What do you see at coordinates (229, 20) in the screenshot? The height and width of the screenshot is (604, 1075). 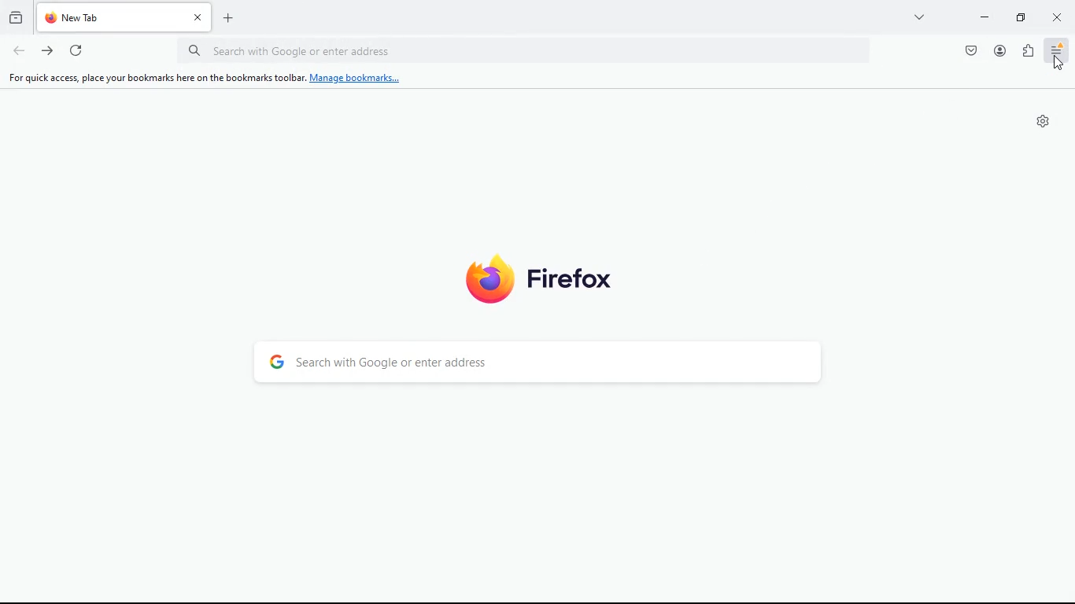 I see `add tab` at bounding box center [229, 20].